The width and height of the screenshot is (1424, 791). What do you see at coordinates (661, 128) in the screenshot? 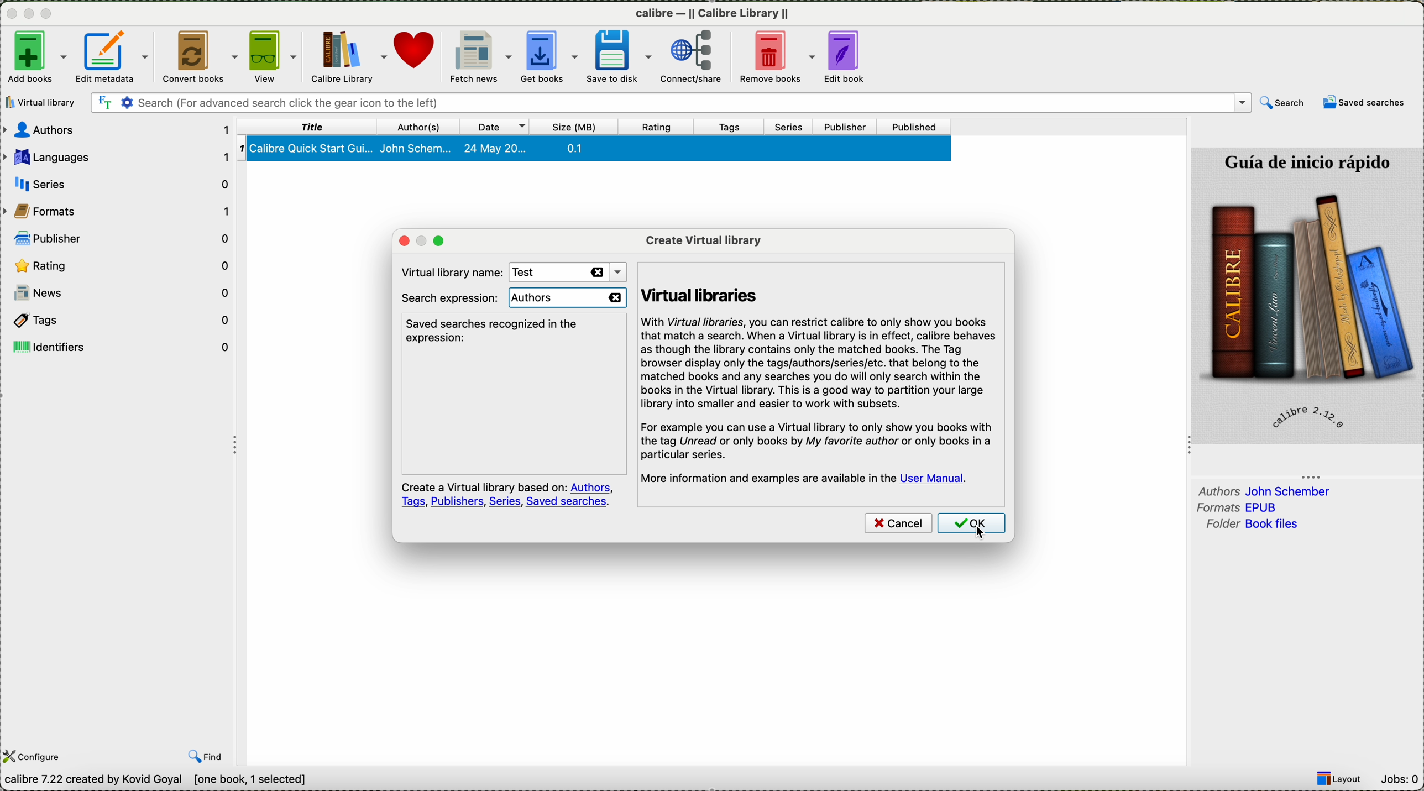
I see `rating` at bounding box center [661, 128].